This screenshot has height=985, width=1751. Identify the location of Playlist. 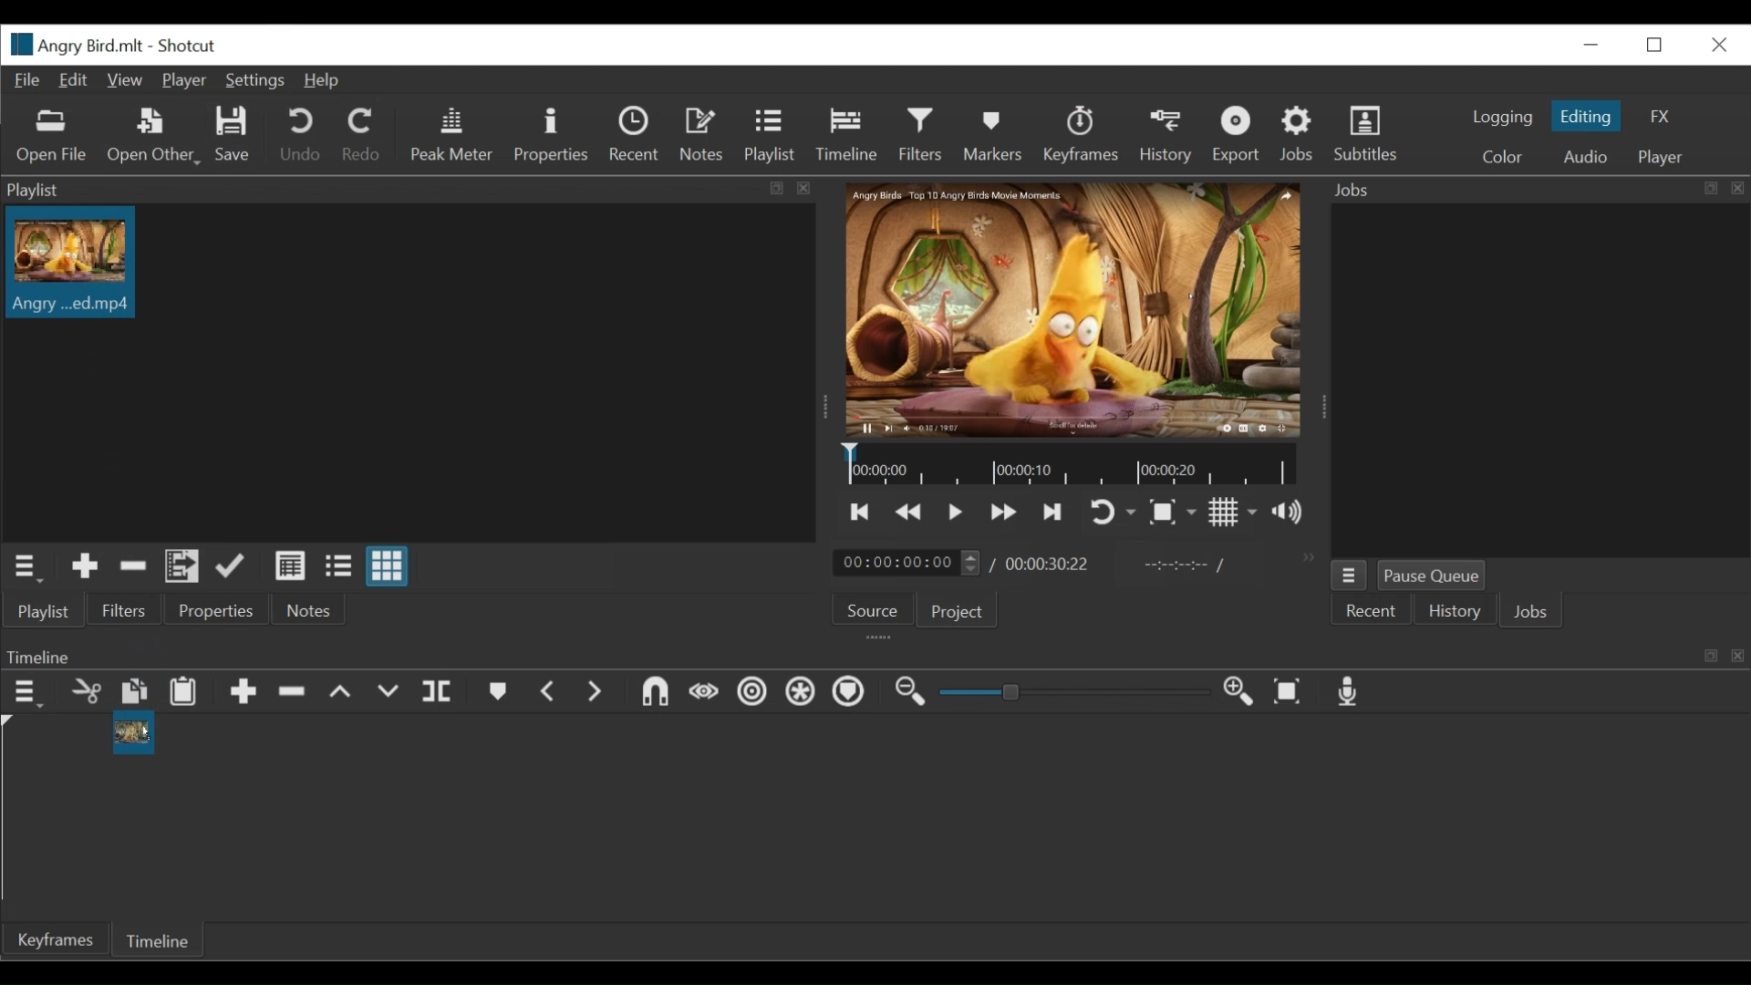
(41, 611).